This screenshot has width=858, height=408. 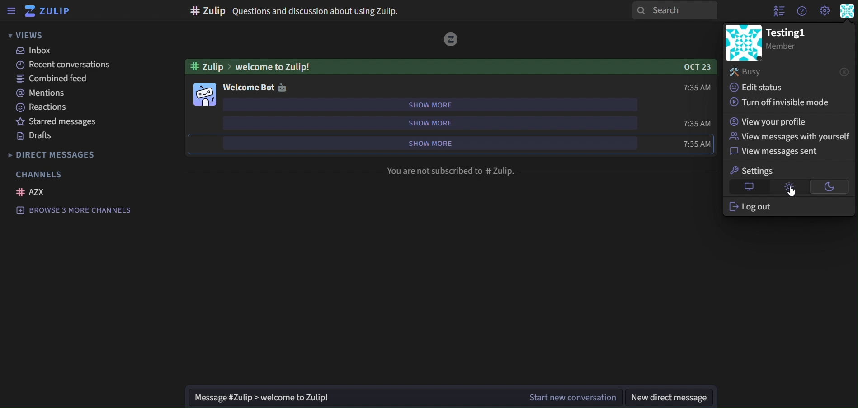 I want to click on image, so click(x=451, y=39).